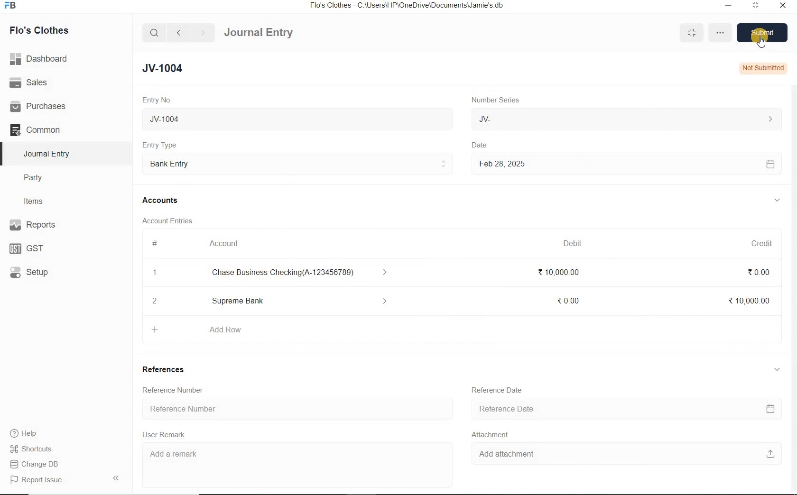 This screenshot has height=495, width=797. What do you see at coordinates (227, 244) in the screenshot?
I see `Account` at bounding box center [227, 244].